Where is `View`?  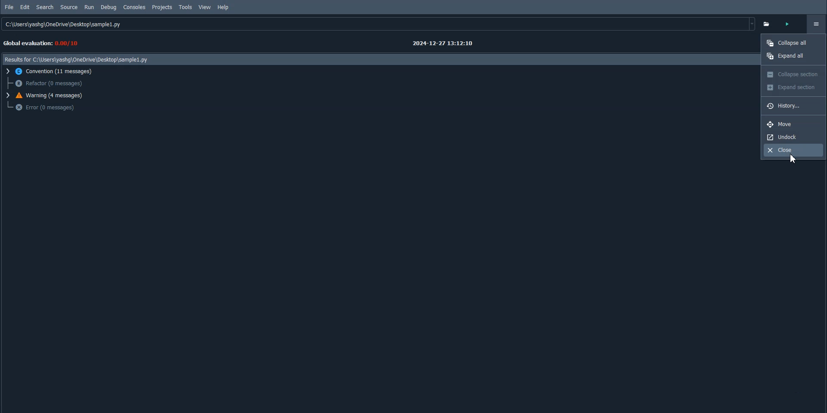
View is located at coordinates (205, 7).